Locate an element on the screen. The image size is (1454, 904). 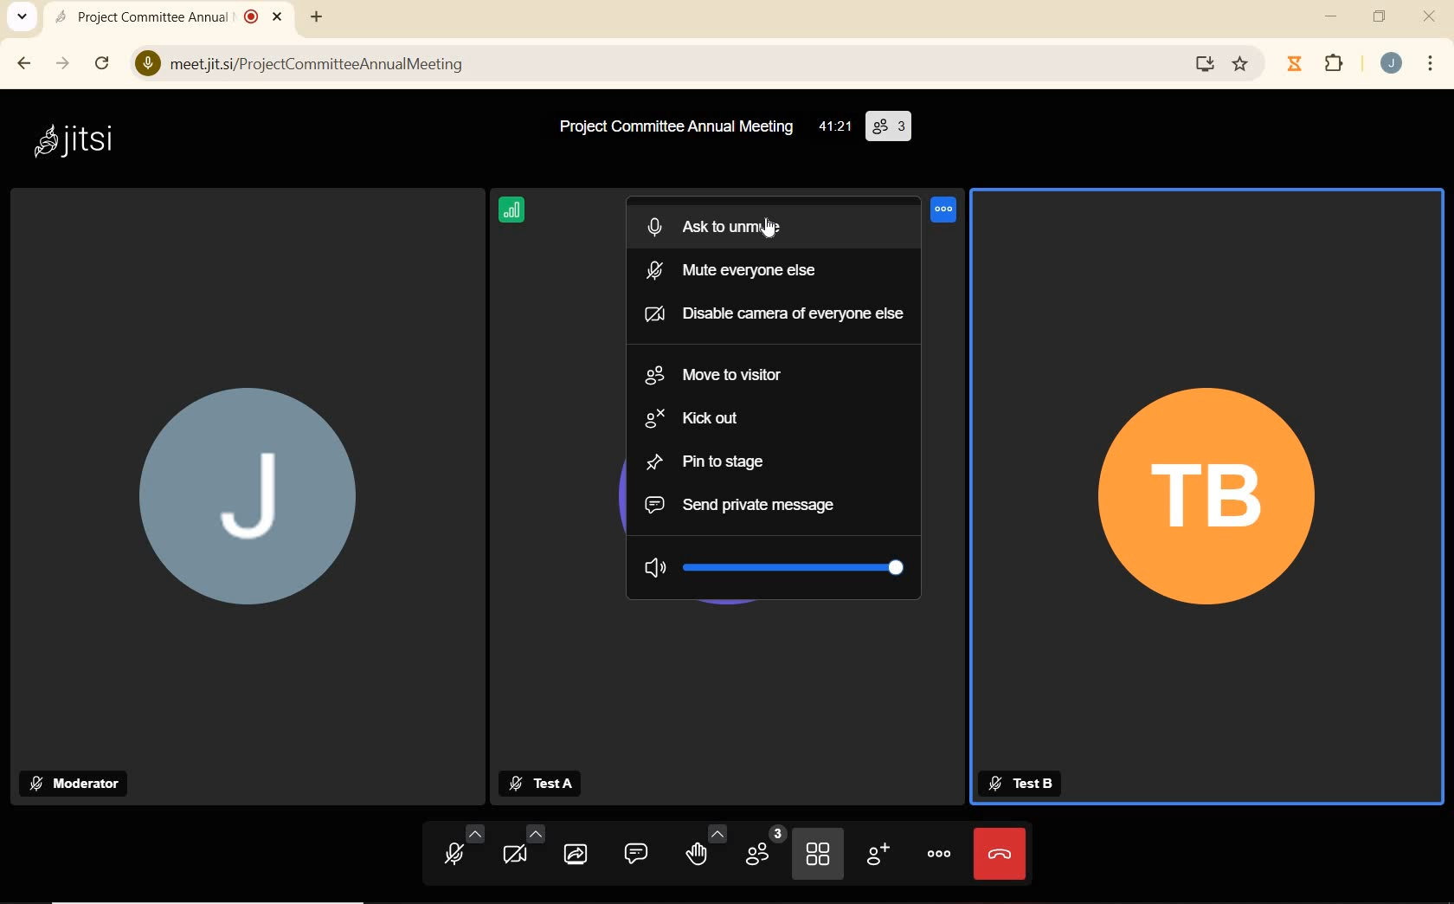
Project Committee Annual is located at coordinates (158, 16).